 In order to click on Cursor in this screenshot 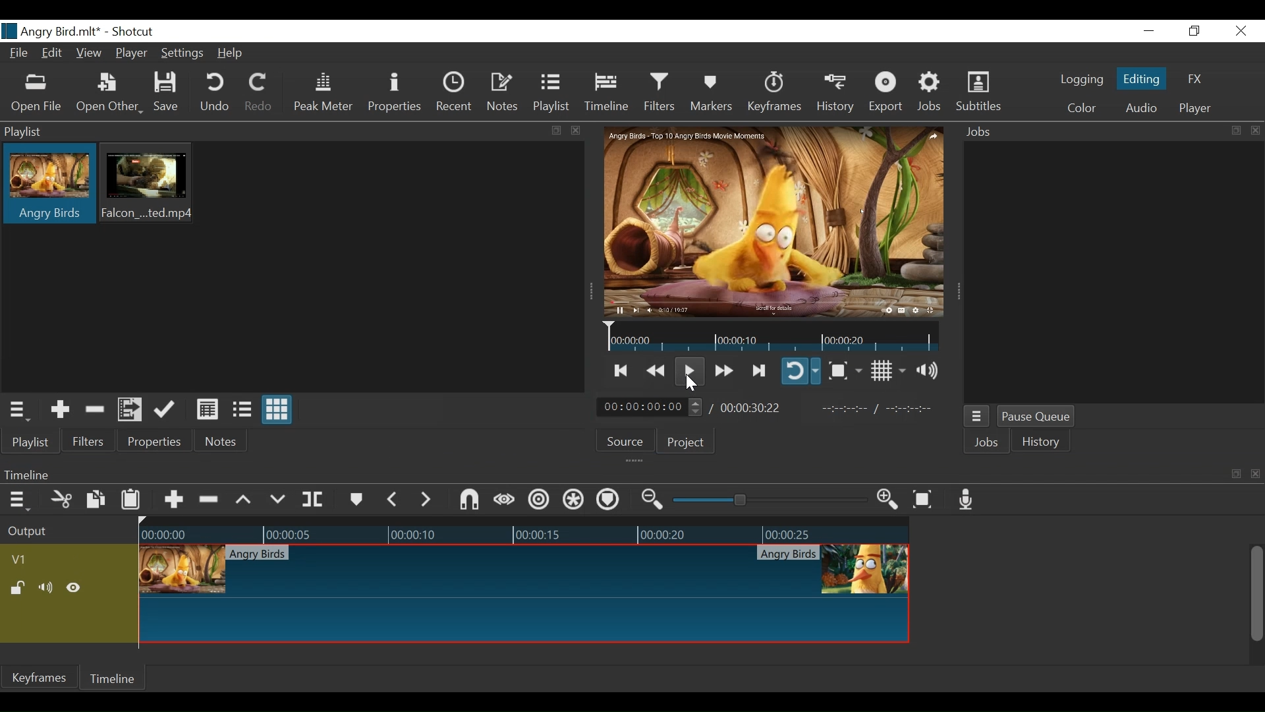, I will do `click(690, 385)`.